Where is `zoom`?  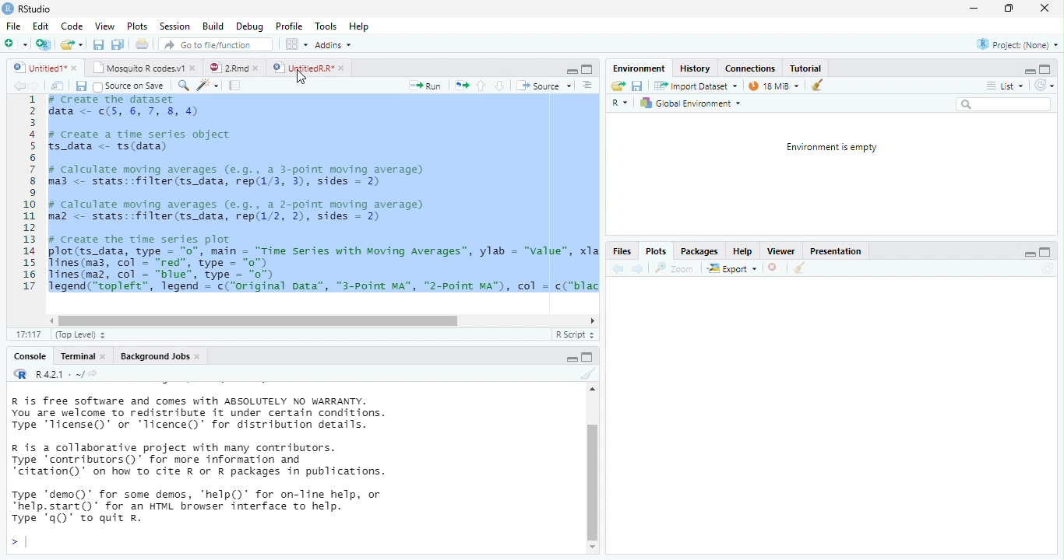
zoom is located at coordinates (677, 268).